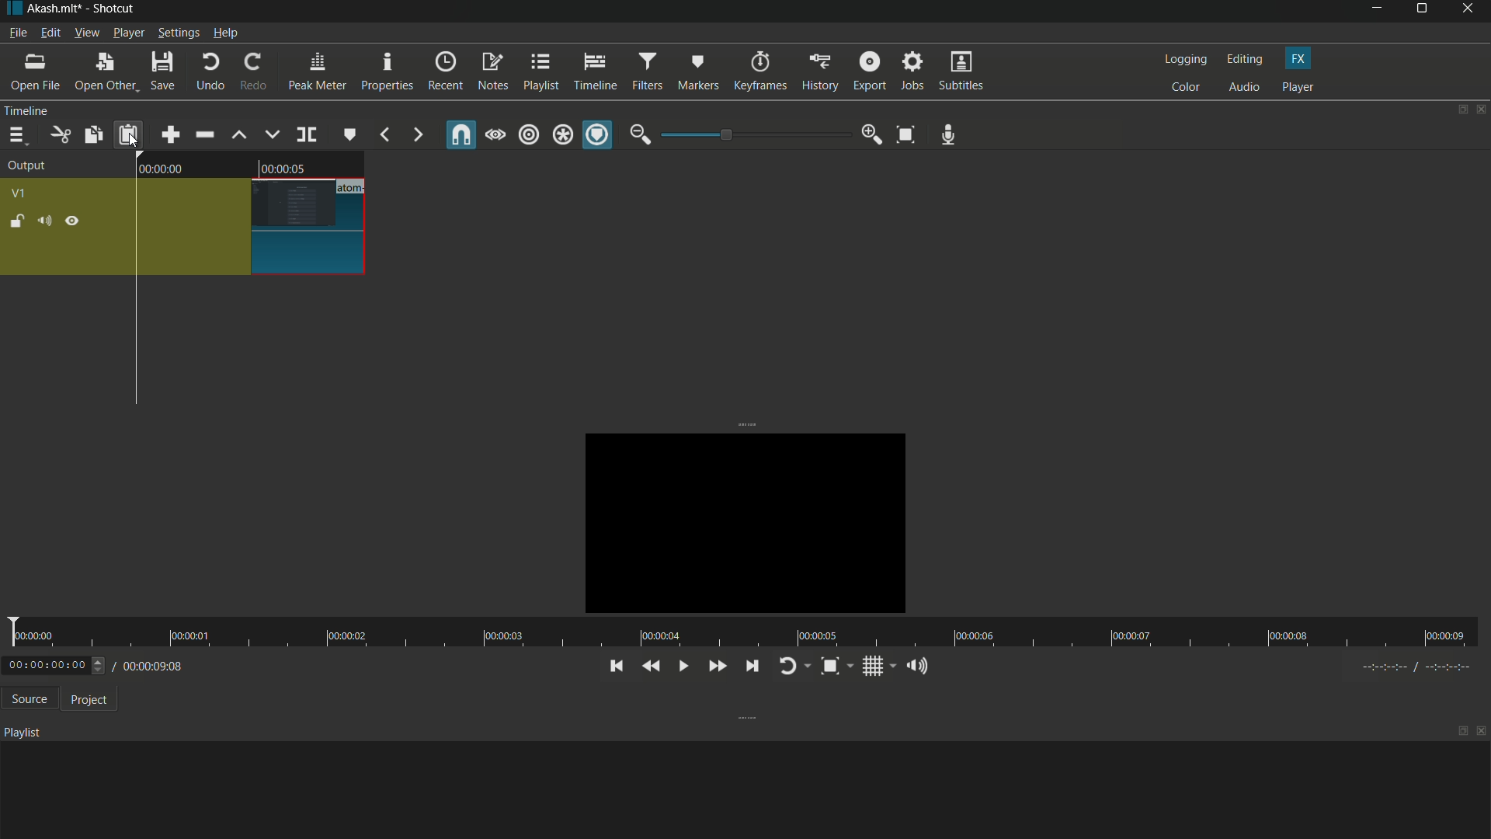 This screenshot has height=839, width=1491. What do you see at coordinates (872, 134) in the screenshot?
I see `zoom in` at bounding box center [872, 134].